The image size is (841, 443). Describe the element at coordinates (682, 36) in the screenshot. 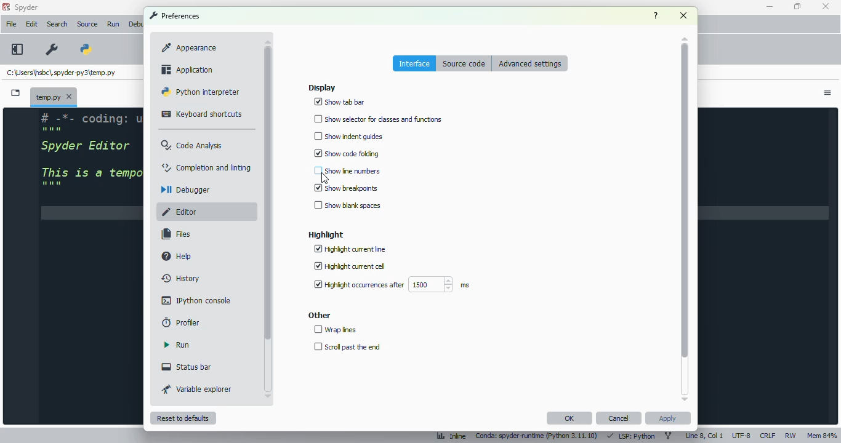

I see `Up` at that location.